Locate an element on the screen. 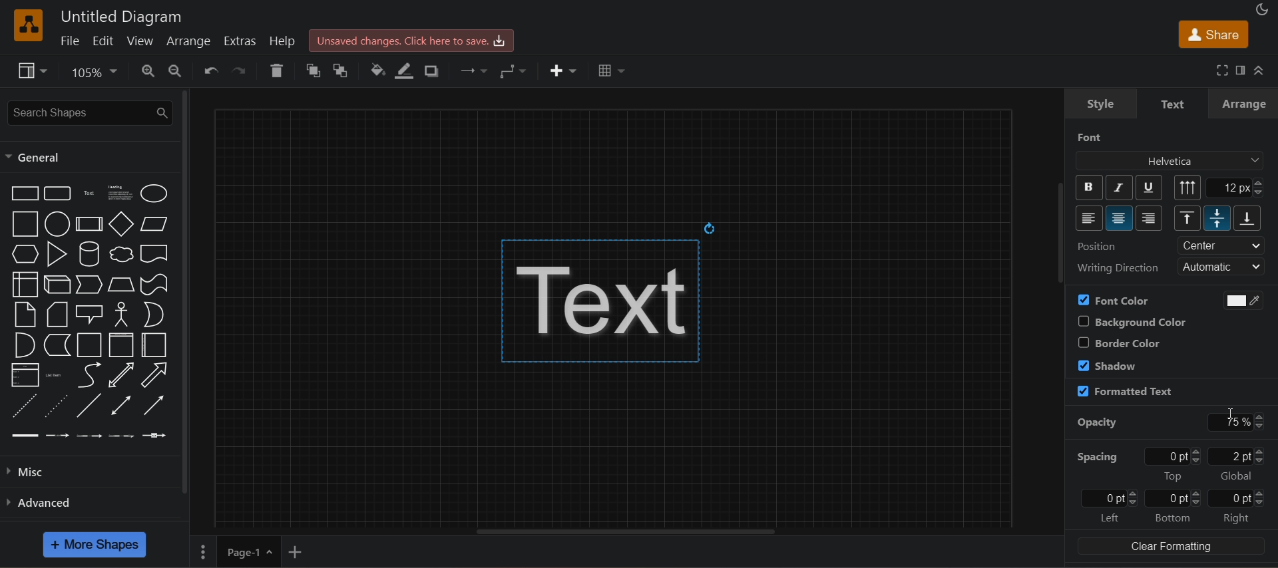 The image size is (1278, 568). arrange is located at coordinates (1244, 104).